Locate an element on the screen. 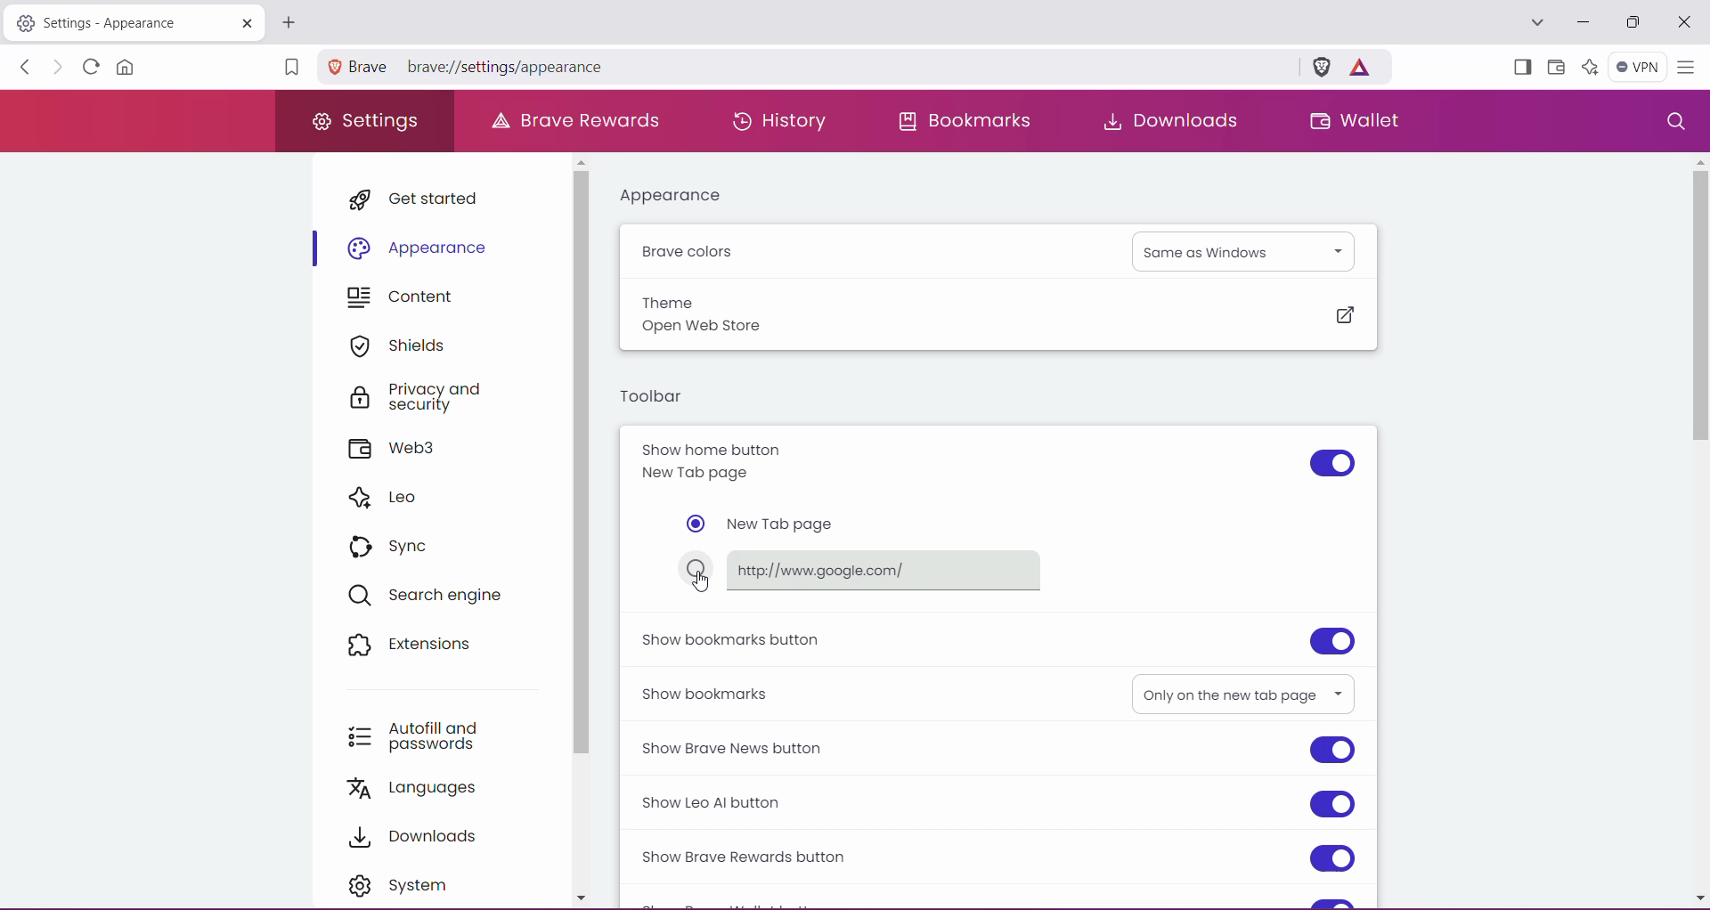 The image size is (1710, 910). Brave Firewall + VPN is located at coordinates (1637, 65).